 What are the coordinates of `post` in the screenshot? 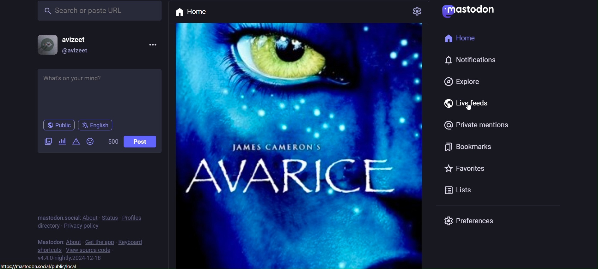 It's located at (143, 143).